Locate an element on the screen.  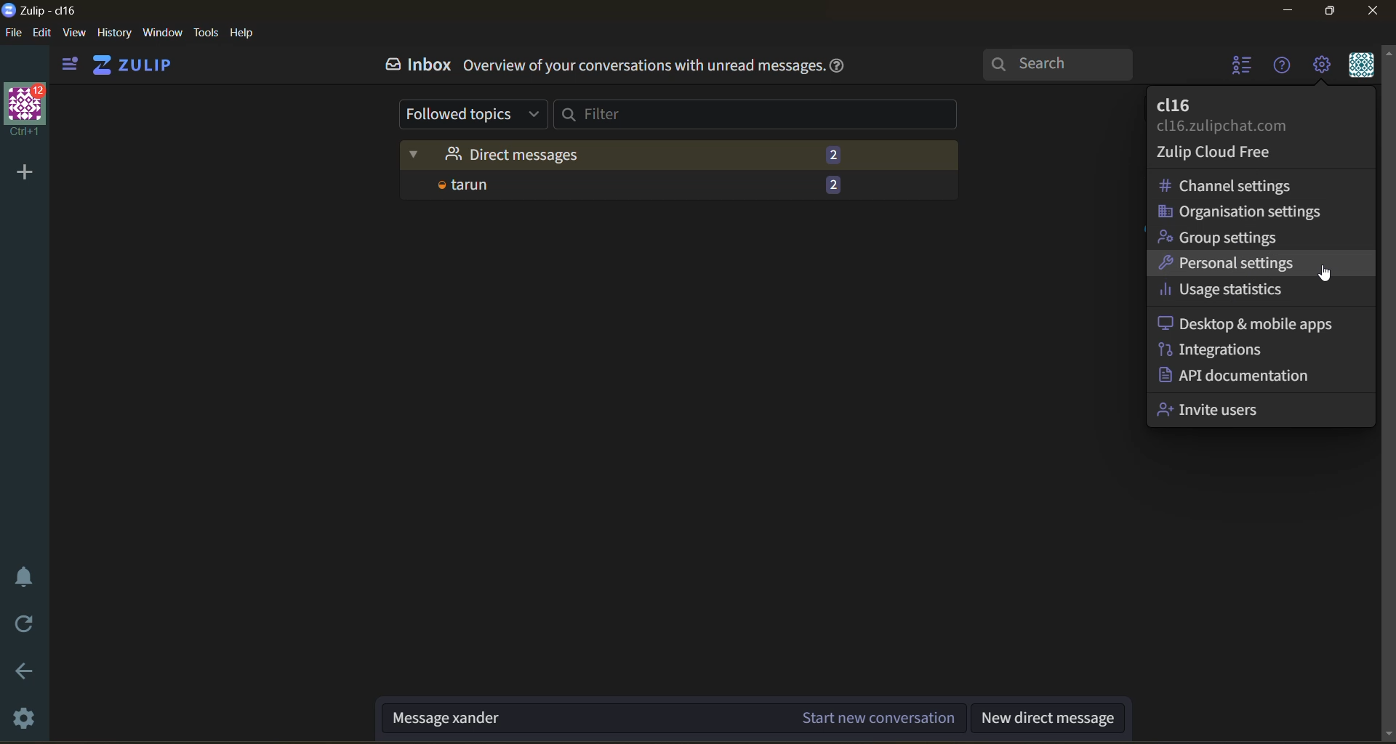
new direct message is located at coordinates (1049, 719).